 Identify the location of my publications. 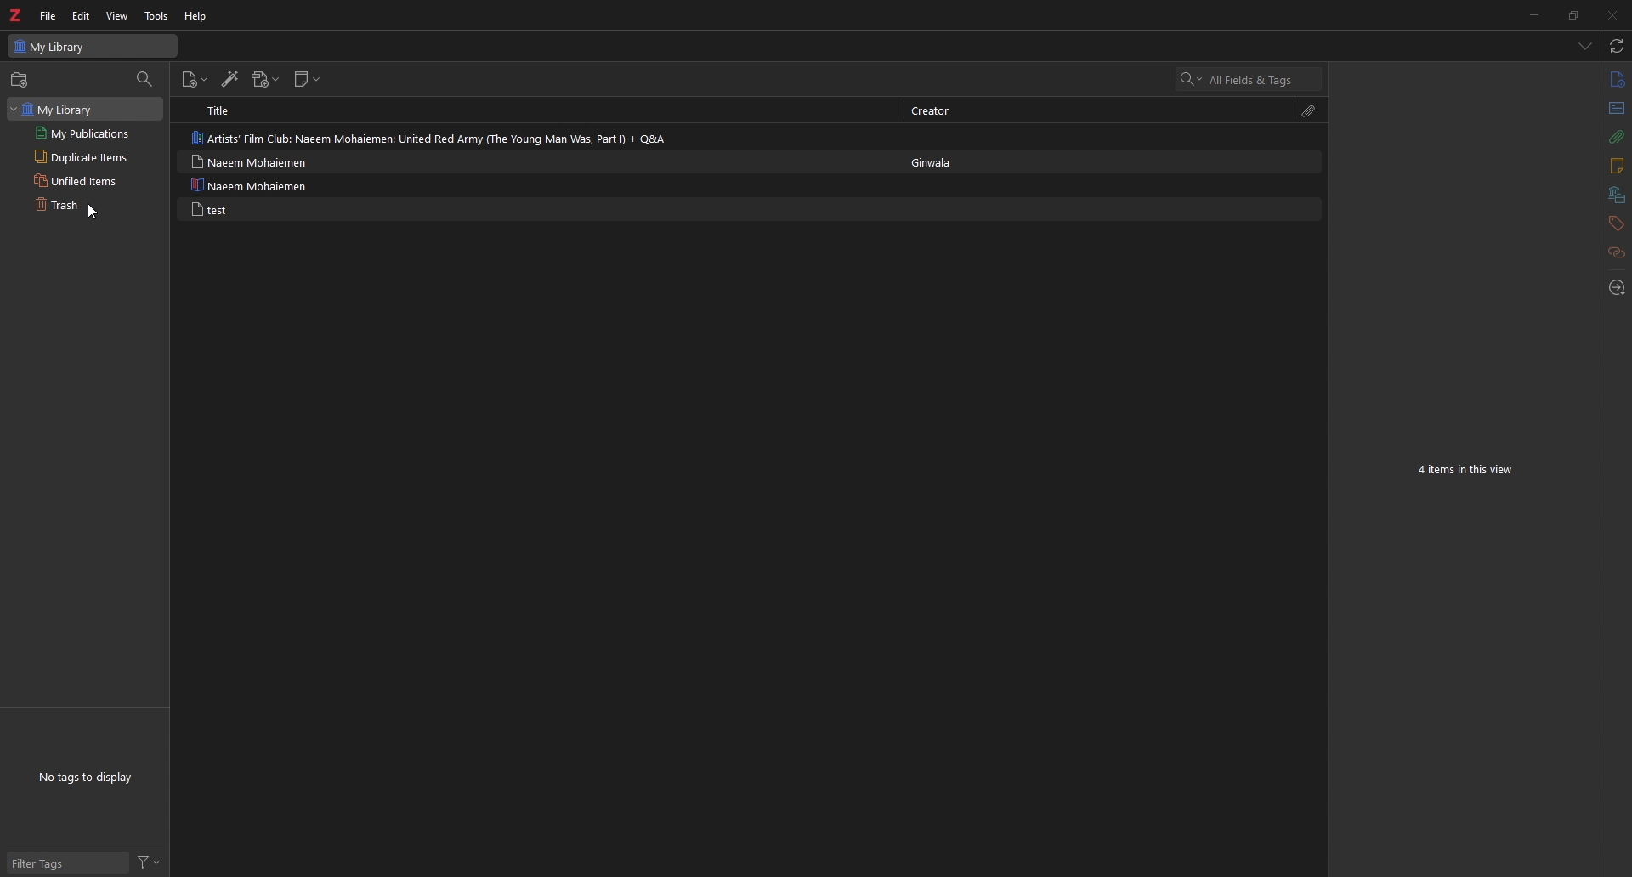
(85, 133).